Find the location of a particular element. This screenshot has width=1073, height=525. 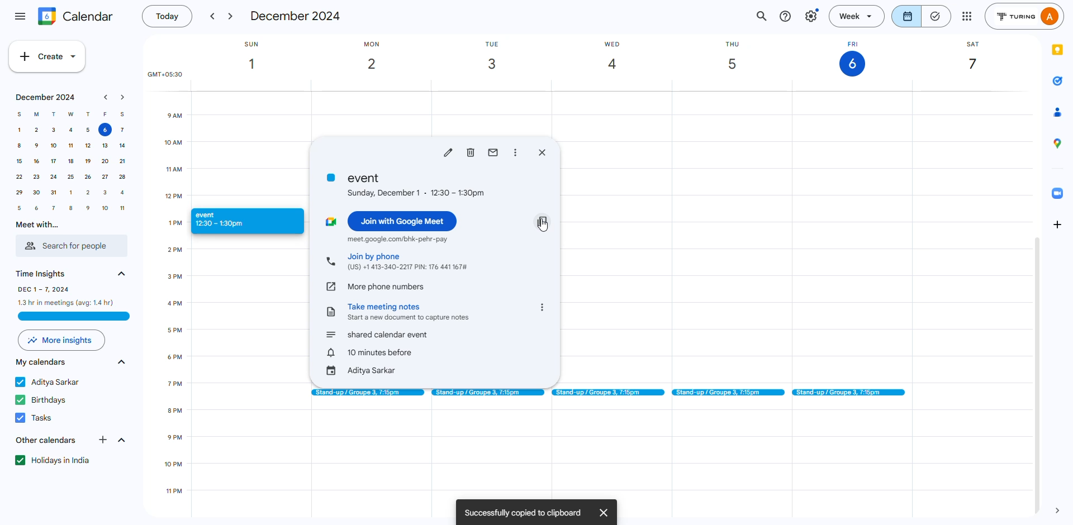

fri 6 is located at coordinates (851, 58).